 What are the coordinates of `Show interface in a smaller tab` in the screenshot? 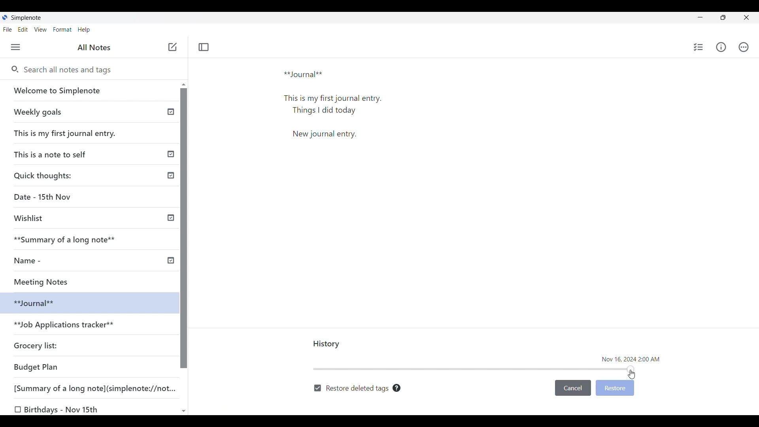 It's located at (723, 17).